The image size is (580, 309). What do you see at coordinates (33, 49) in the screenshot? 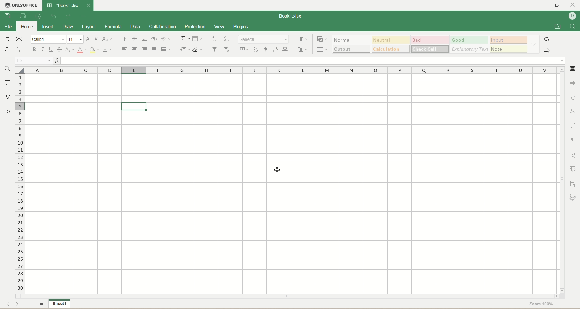
I see `bold` at bounding box center [33, 49].